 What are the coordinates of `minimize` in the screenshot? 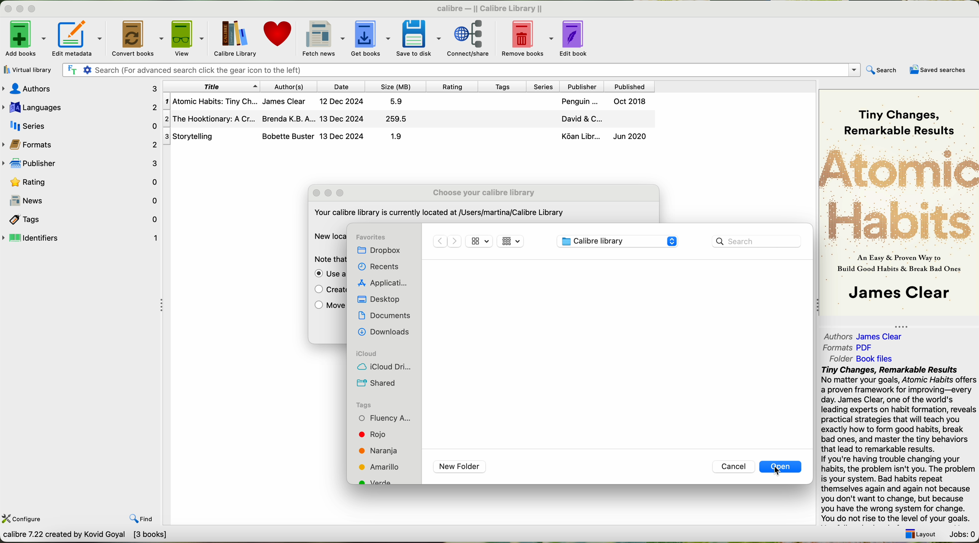 It's located at (329, 192).